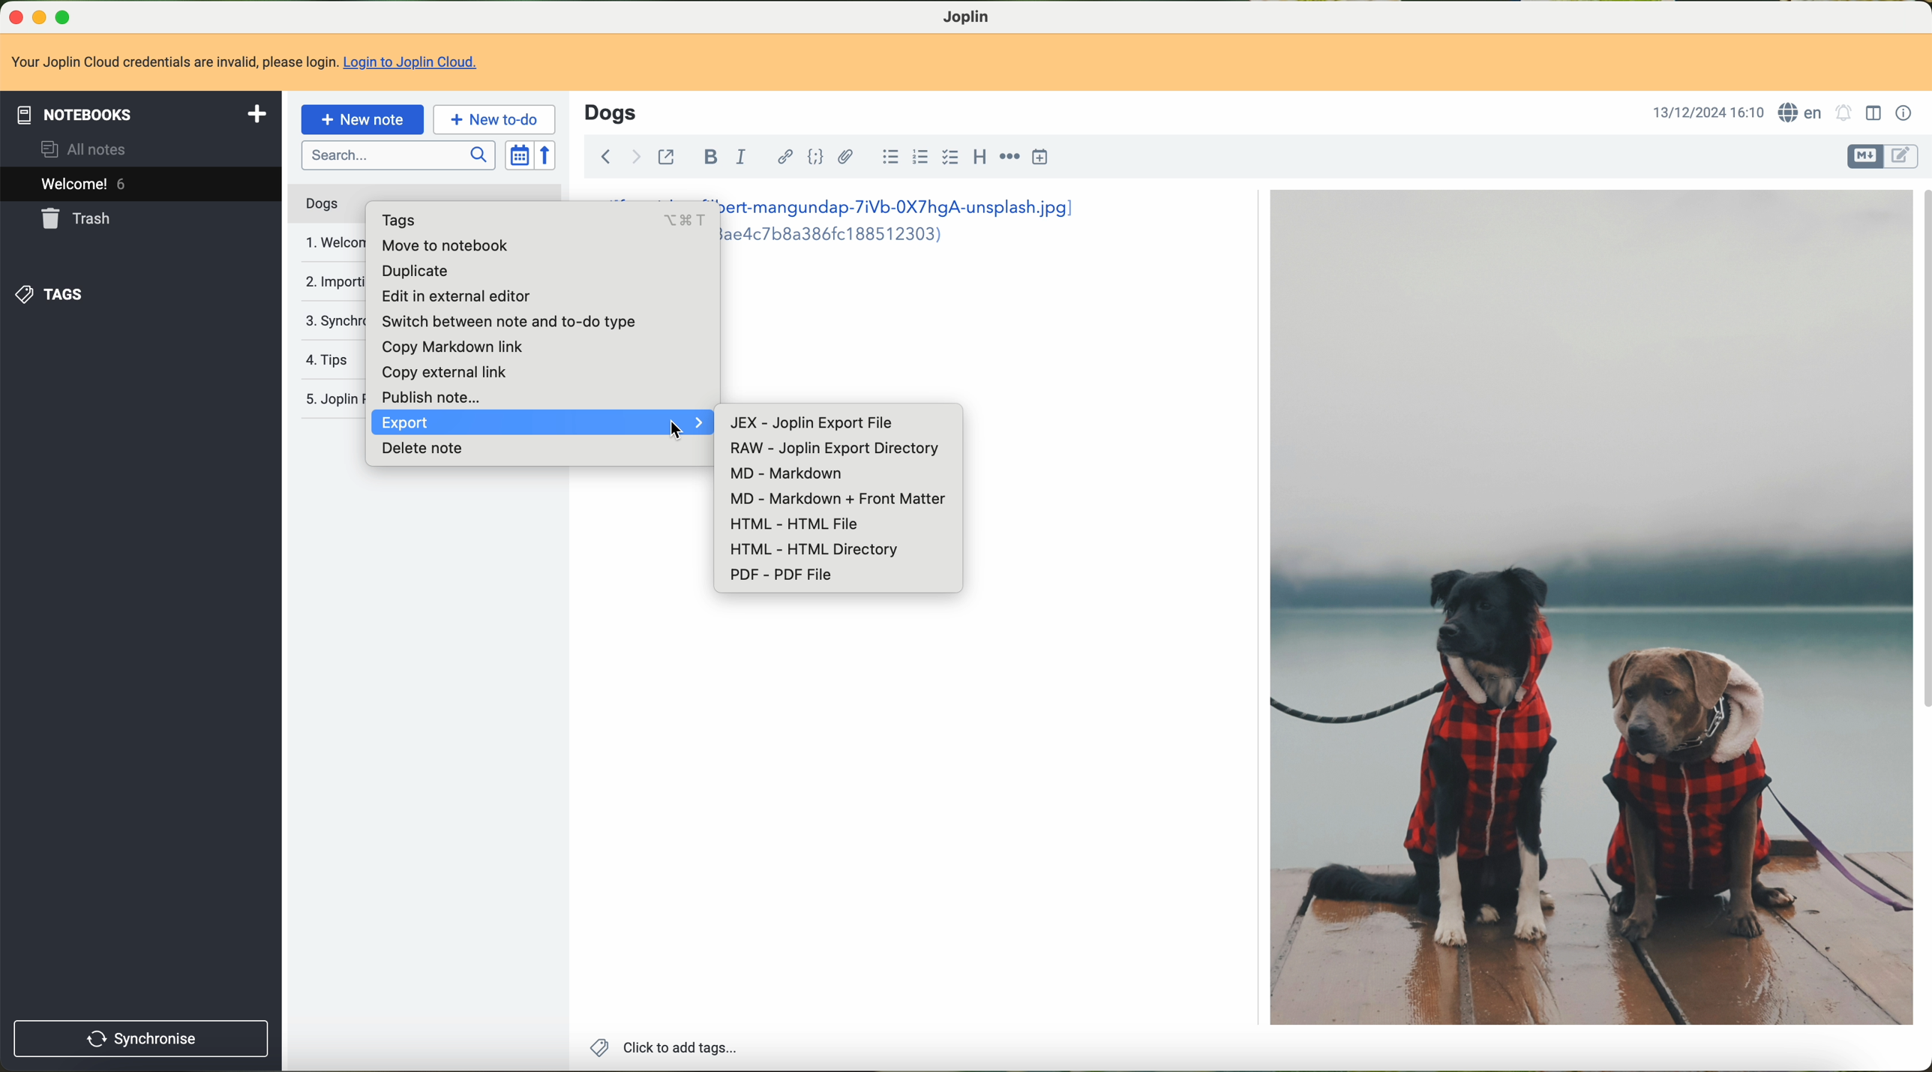  I want to click on MD - Markdown, so click(793, 473).